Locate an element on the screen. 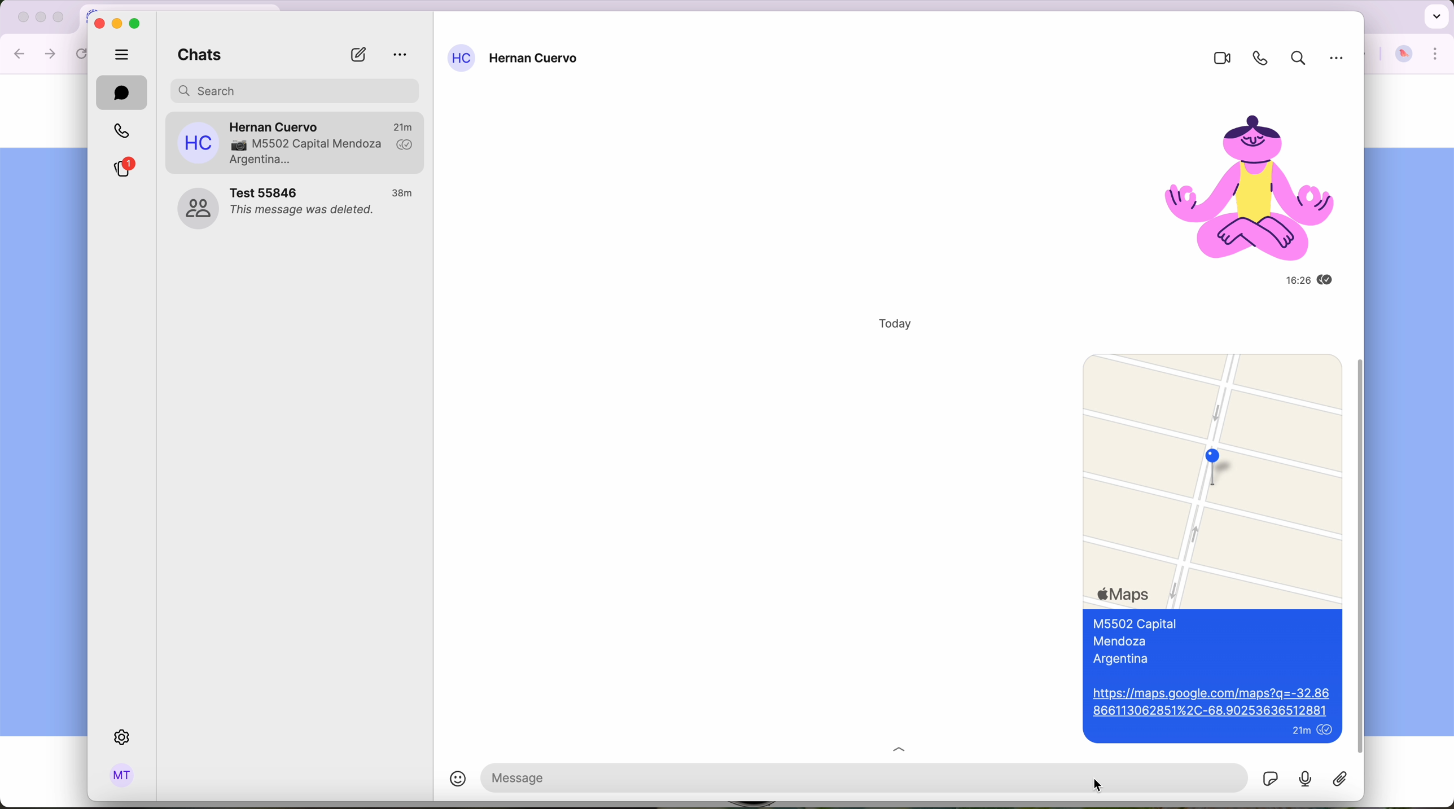  chats is located at coordinates (195, 56).